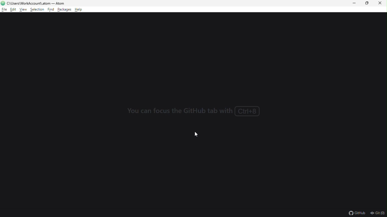 The image size is (387, 217). What do you see at coordinates (196, 112) in the screenshot?
I see `You can focus the GitHub tab with ctrl+8` at bounding box center [196, 112].